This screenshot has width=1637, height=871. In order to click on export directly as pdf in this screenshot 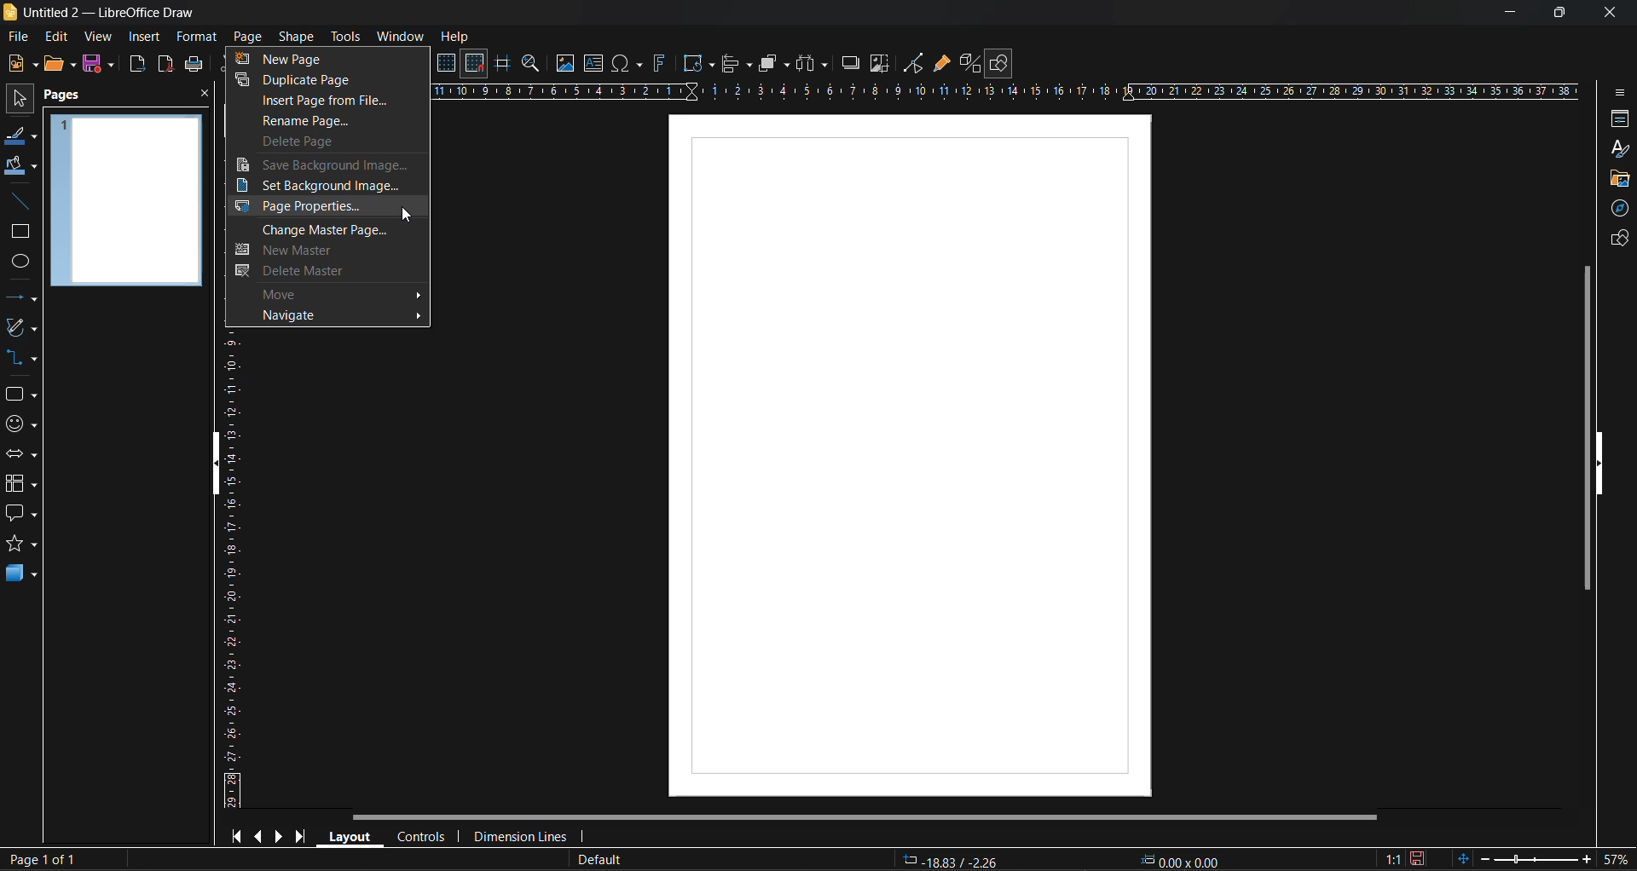, I will do `click(165, 64)`.